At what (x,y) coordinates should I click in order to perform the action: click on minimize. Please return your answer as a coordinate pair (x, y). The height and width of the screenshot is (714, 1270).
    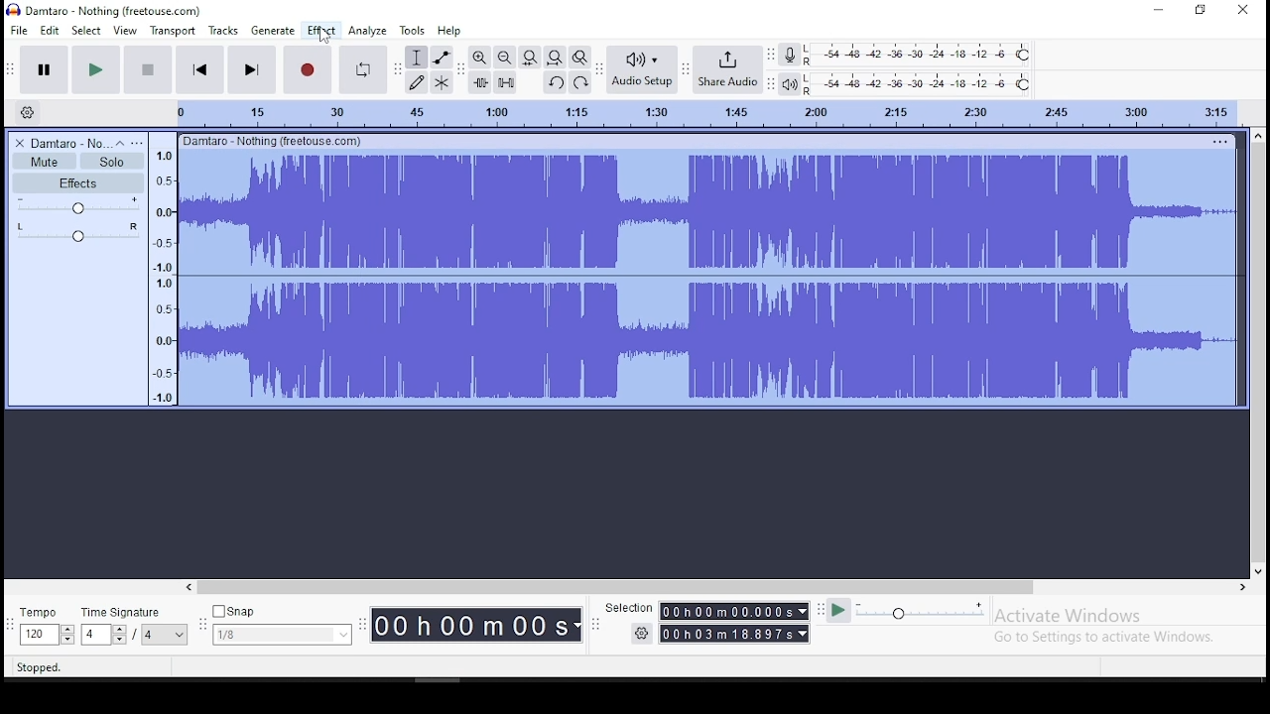
    Looking at the image, I should click on (1159, 10).